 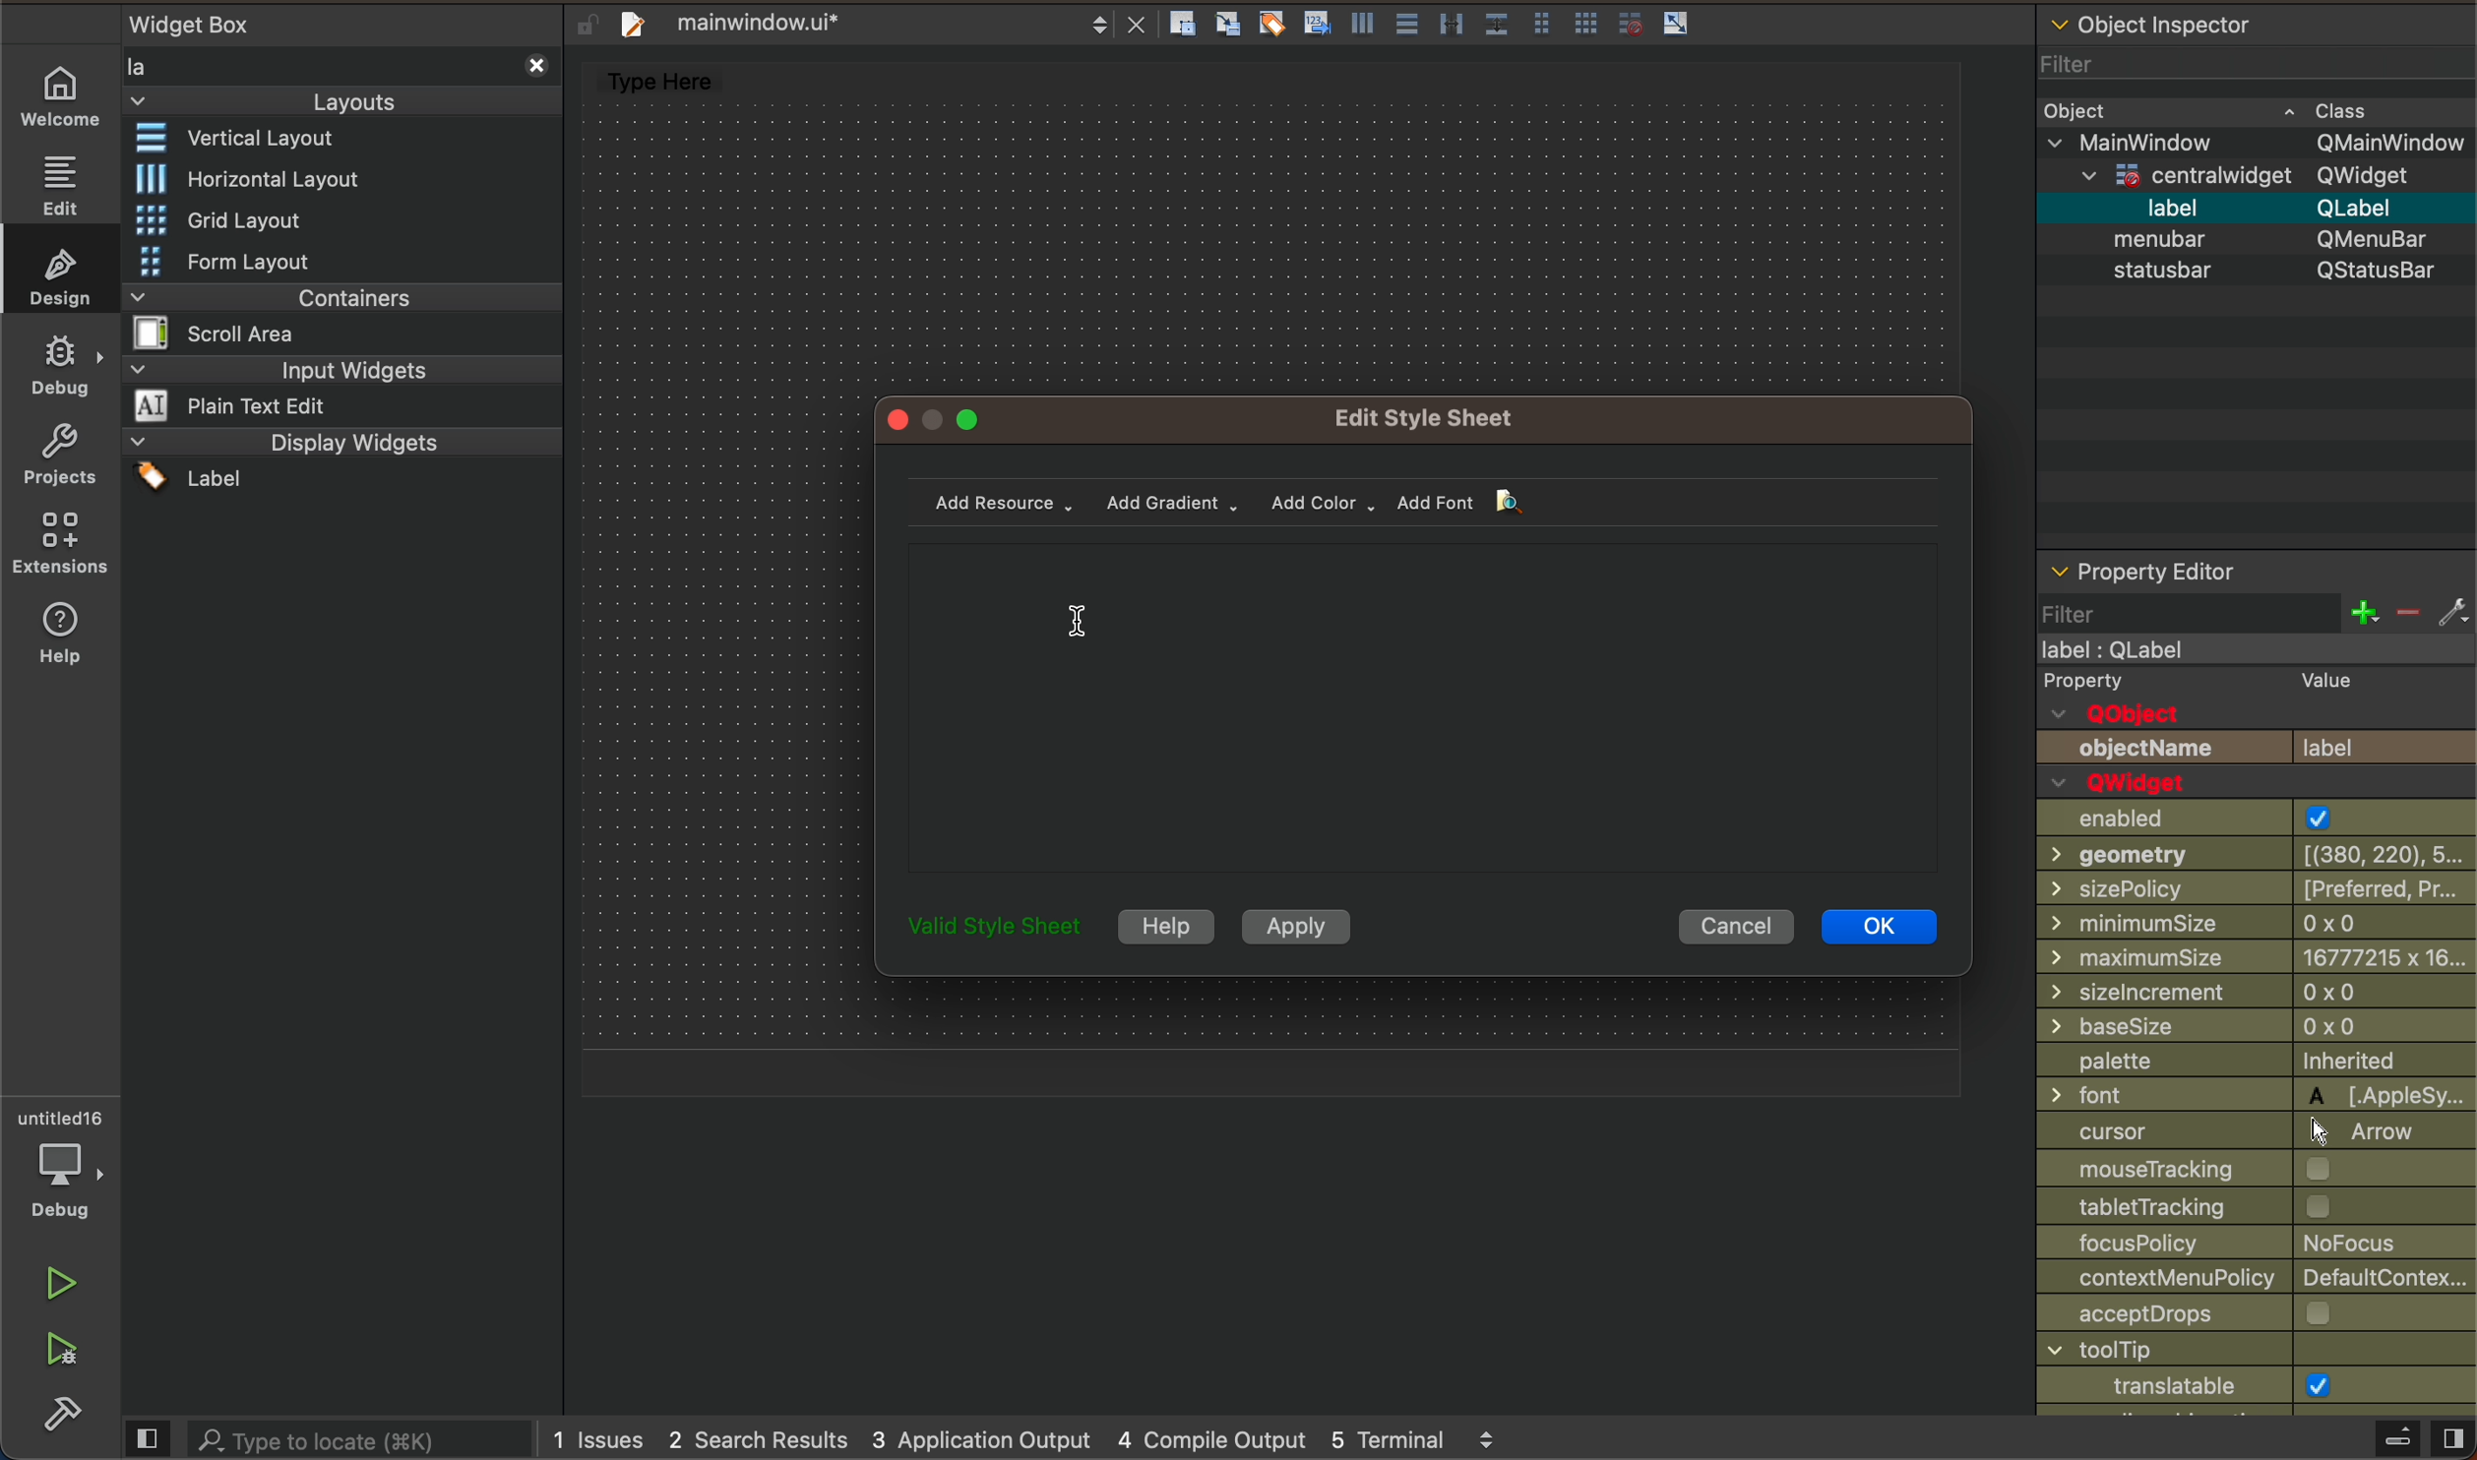 I want to click on file tab, so click(x=883, y=21).